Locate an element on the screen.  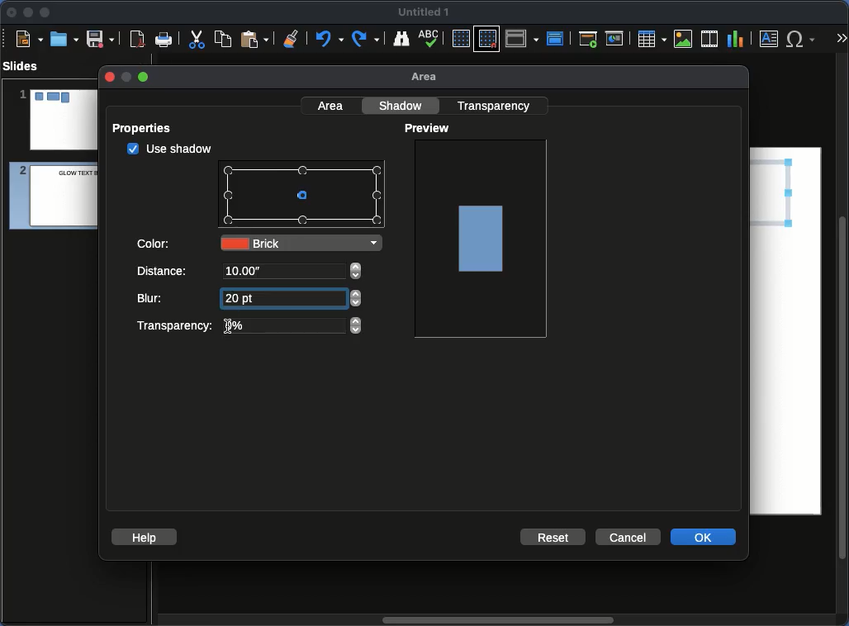
Save is located at coordinates (102, 38).